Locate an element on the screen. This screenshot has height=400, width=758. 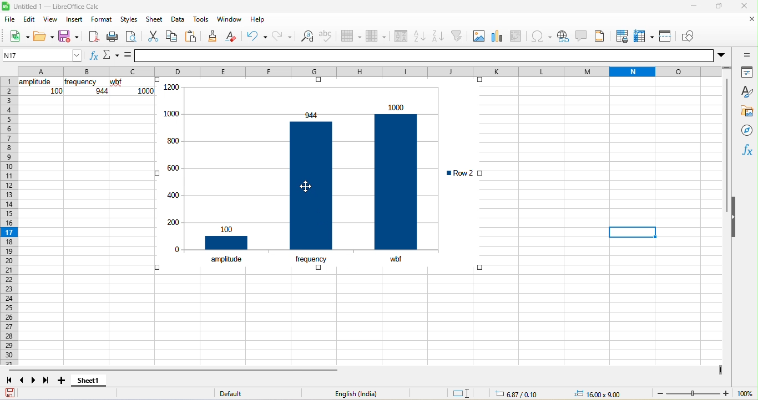
rows is located at coordinates (8, 221).